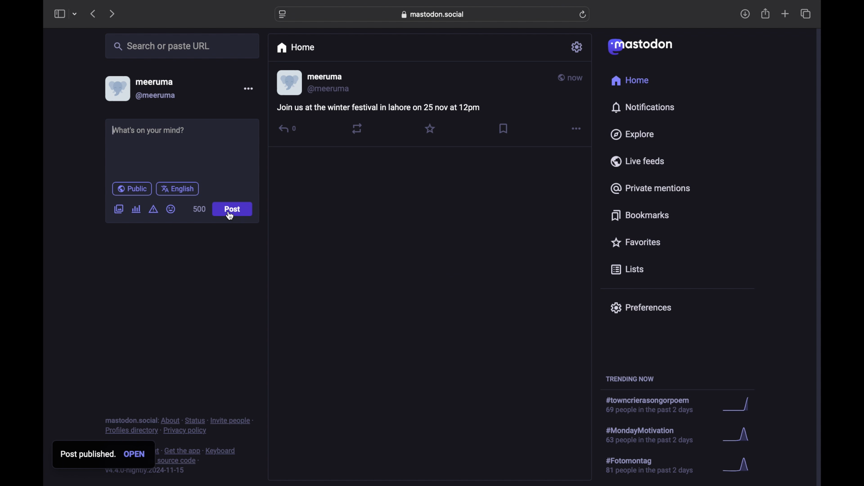 Image resolution: width=864 pixels, height=486 pixels. Describe the element at coordinates (154, 81) in the screenshot. I see `meeruma` at that location.